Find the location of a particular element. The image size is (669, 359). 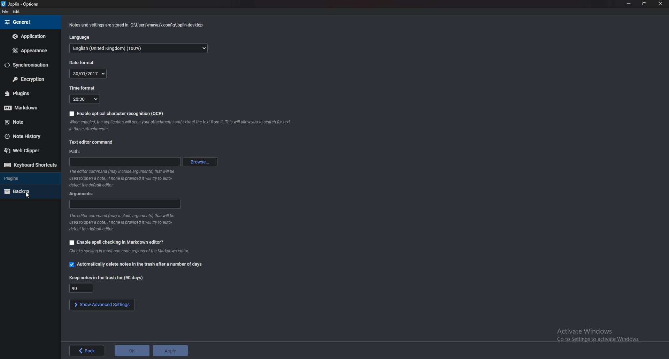

Plugins is located at coordinates (27, 93).